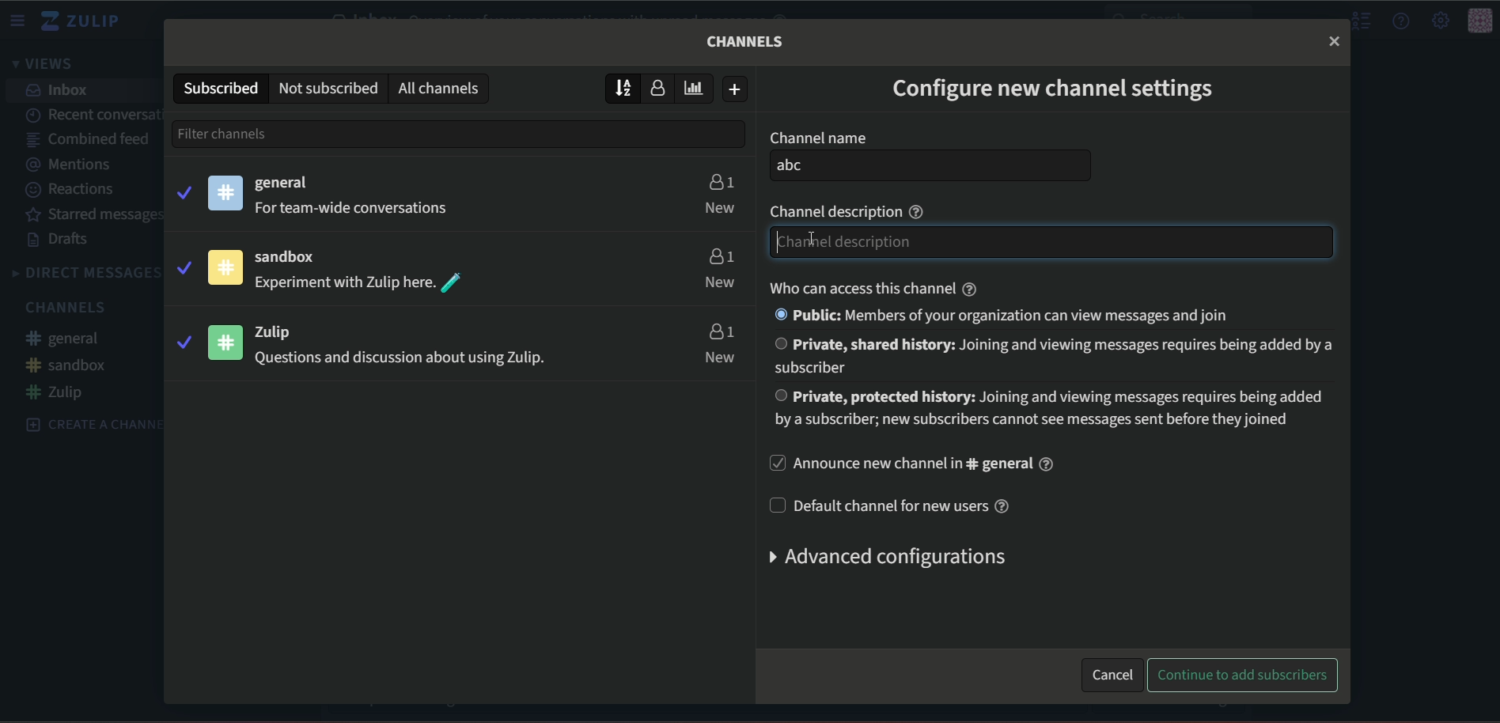 This screenshot has height=723, width=1500. I want to click on cancel, so click(1112, 672).